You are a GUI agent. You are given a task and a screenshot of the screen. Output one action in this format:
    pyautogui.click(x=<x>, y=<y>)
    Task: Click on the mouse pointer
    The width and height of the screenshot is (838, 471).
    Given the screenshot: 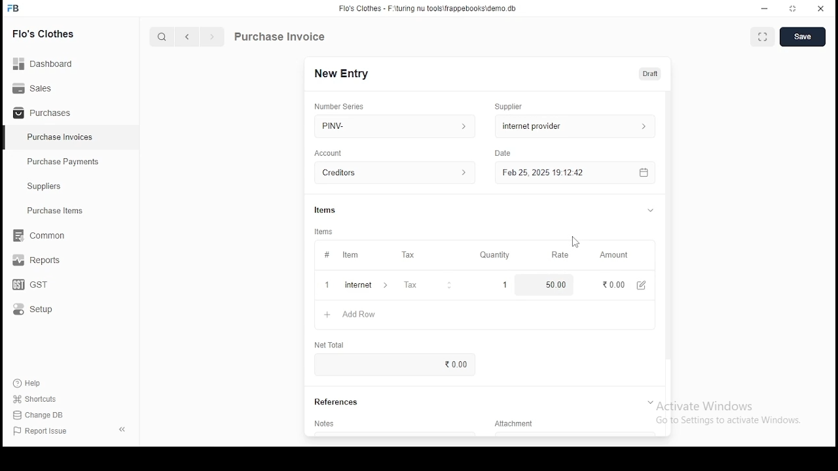 What is the action you would take?
    pyautogui.click(x=575, y=243)
    